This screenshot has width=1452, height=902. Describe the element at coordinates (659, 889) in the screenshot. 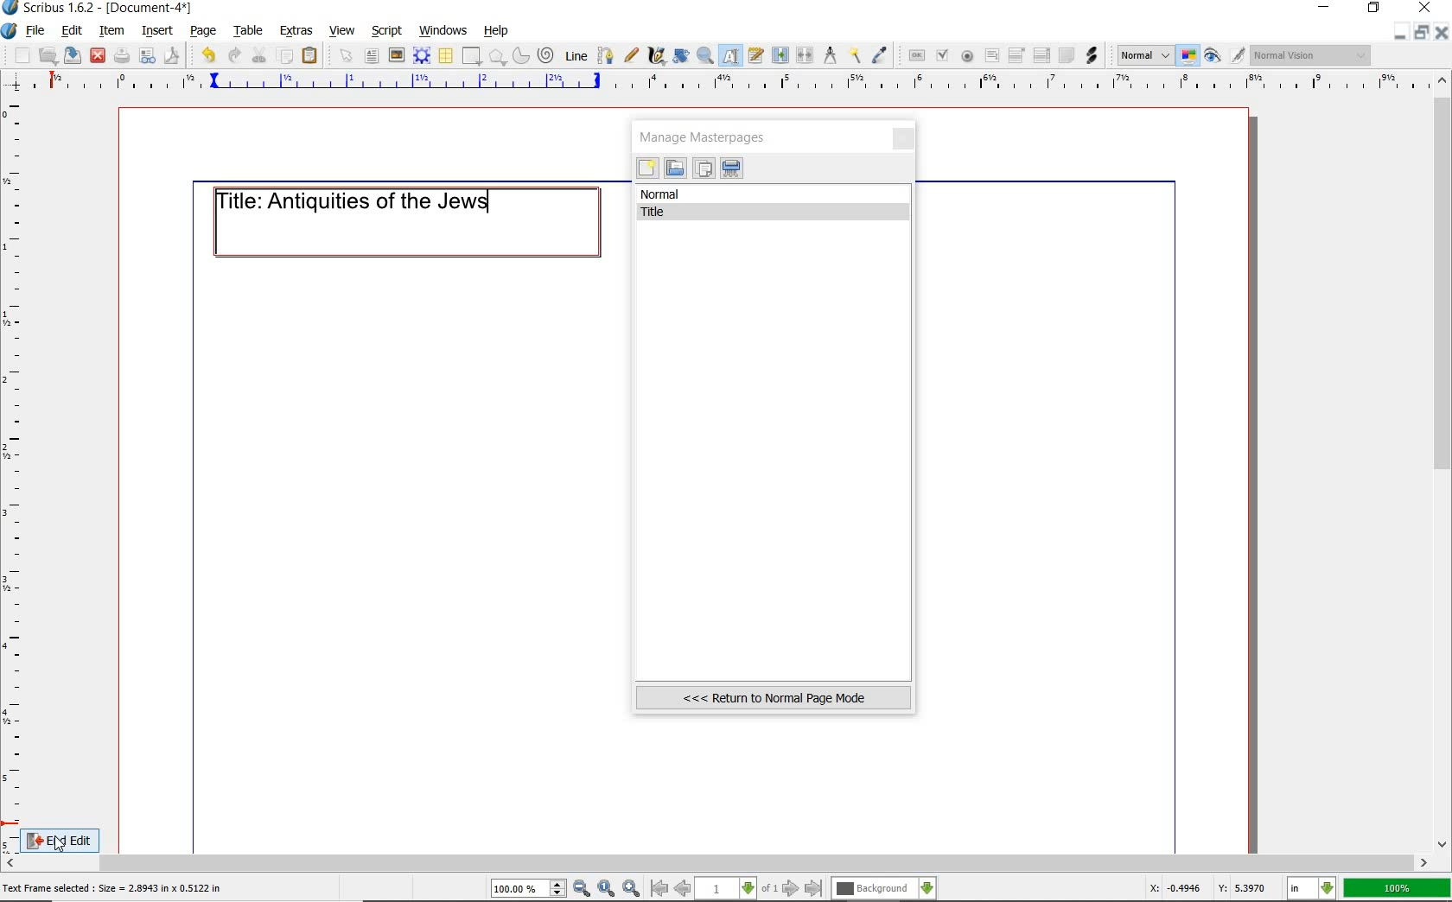

I see `go to first page` at that location.